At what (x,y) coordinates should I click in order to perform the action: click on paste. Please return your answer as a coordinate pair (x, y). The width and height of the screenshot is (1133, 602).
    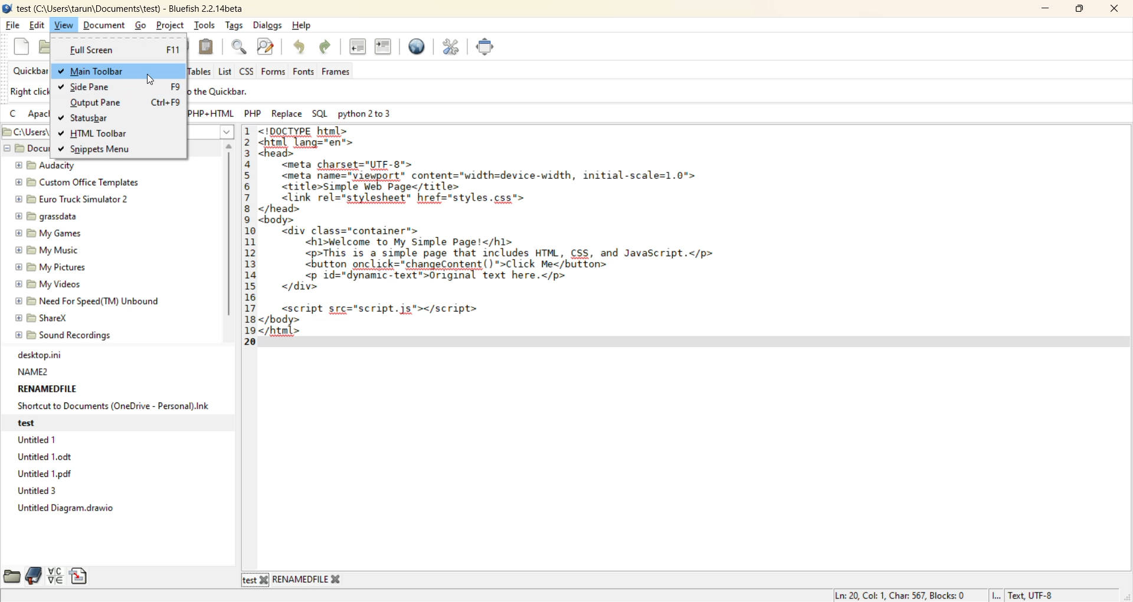
    Looking at the image, I should click on (206, 47).